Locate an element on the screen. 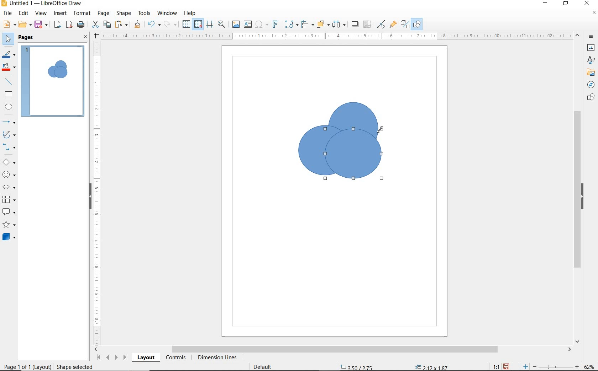 The height and width of the screenshot is (371, 598). CALLOUT SHAPES is located at coordinates (9, 212).